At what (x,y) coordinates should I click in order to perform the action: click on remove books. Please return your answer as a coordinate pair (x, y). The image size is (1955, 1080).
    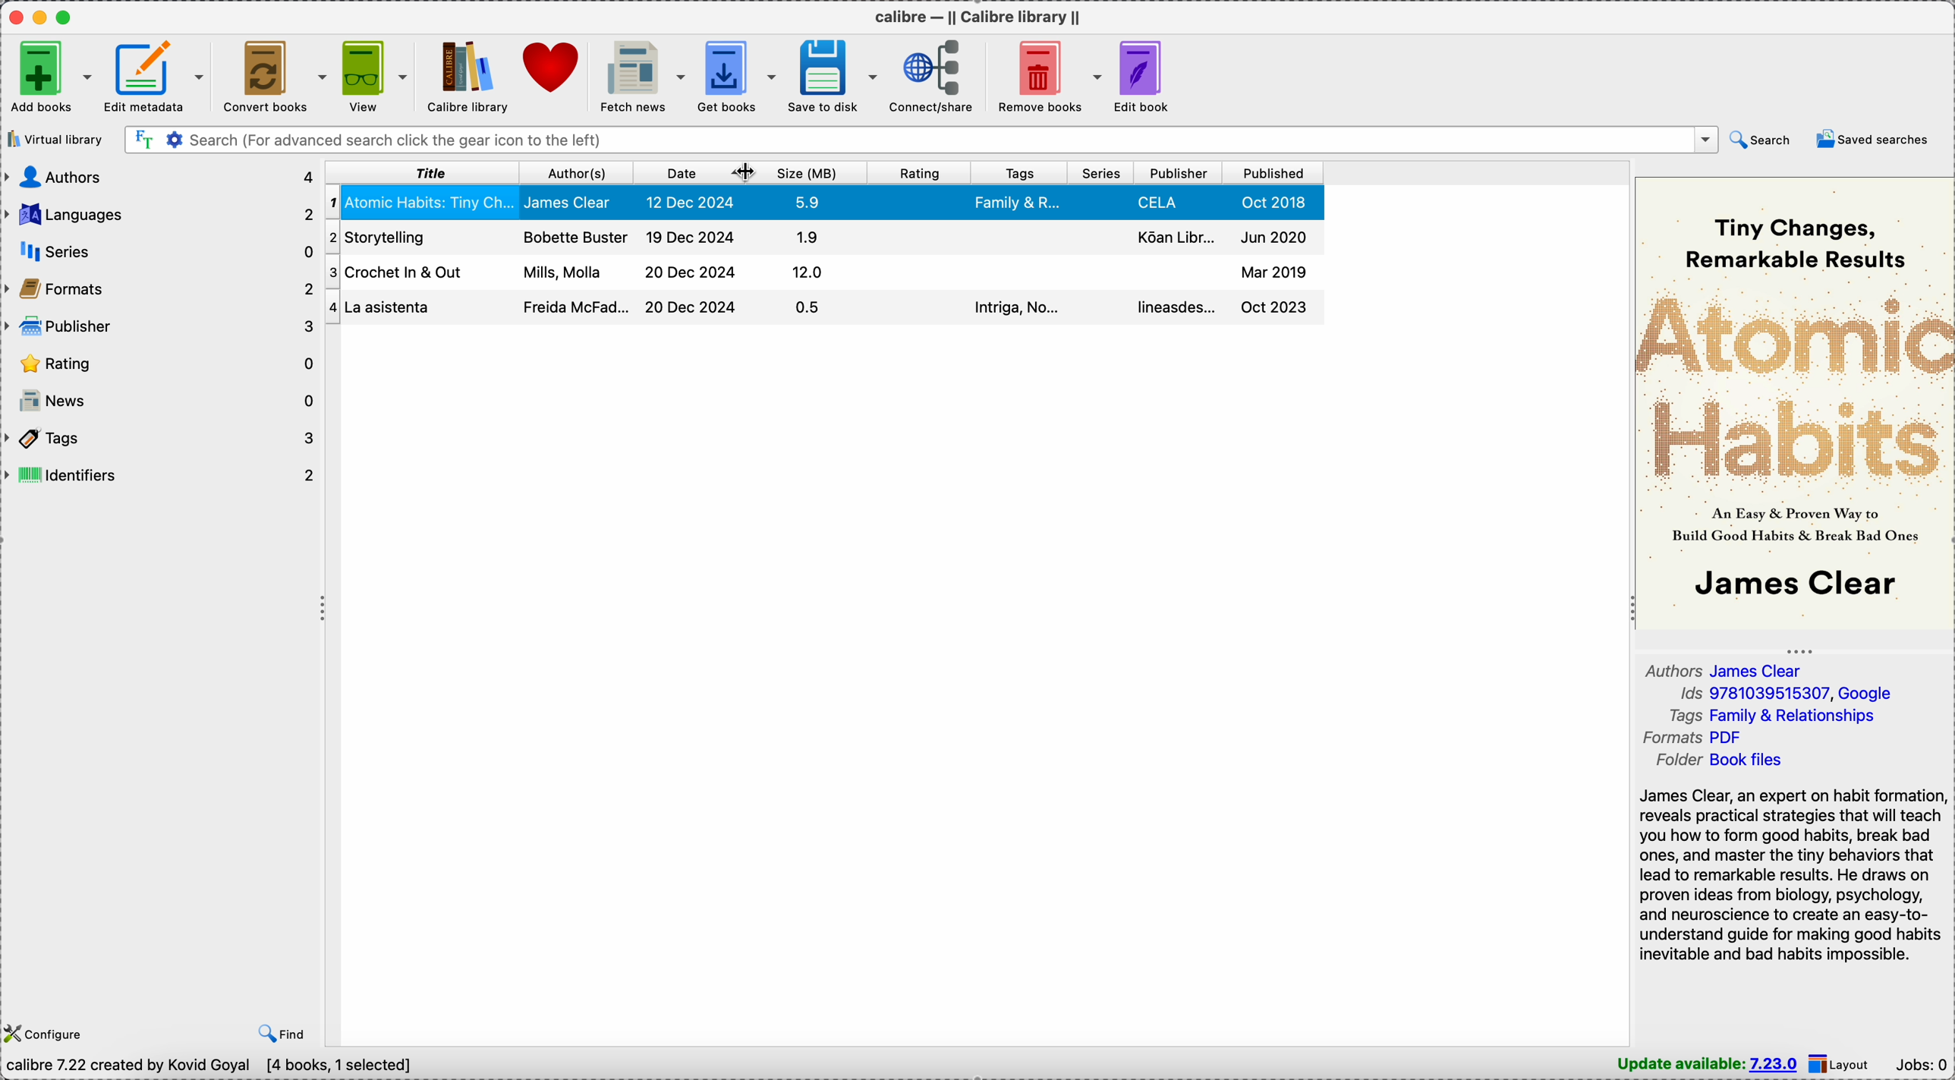
    Looking at the image, I should click on (1047, 75).